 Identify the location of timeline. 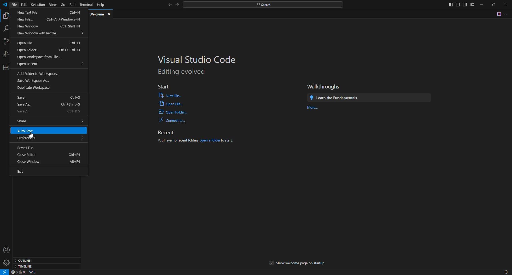
(24, 266).